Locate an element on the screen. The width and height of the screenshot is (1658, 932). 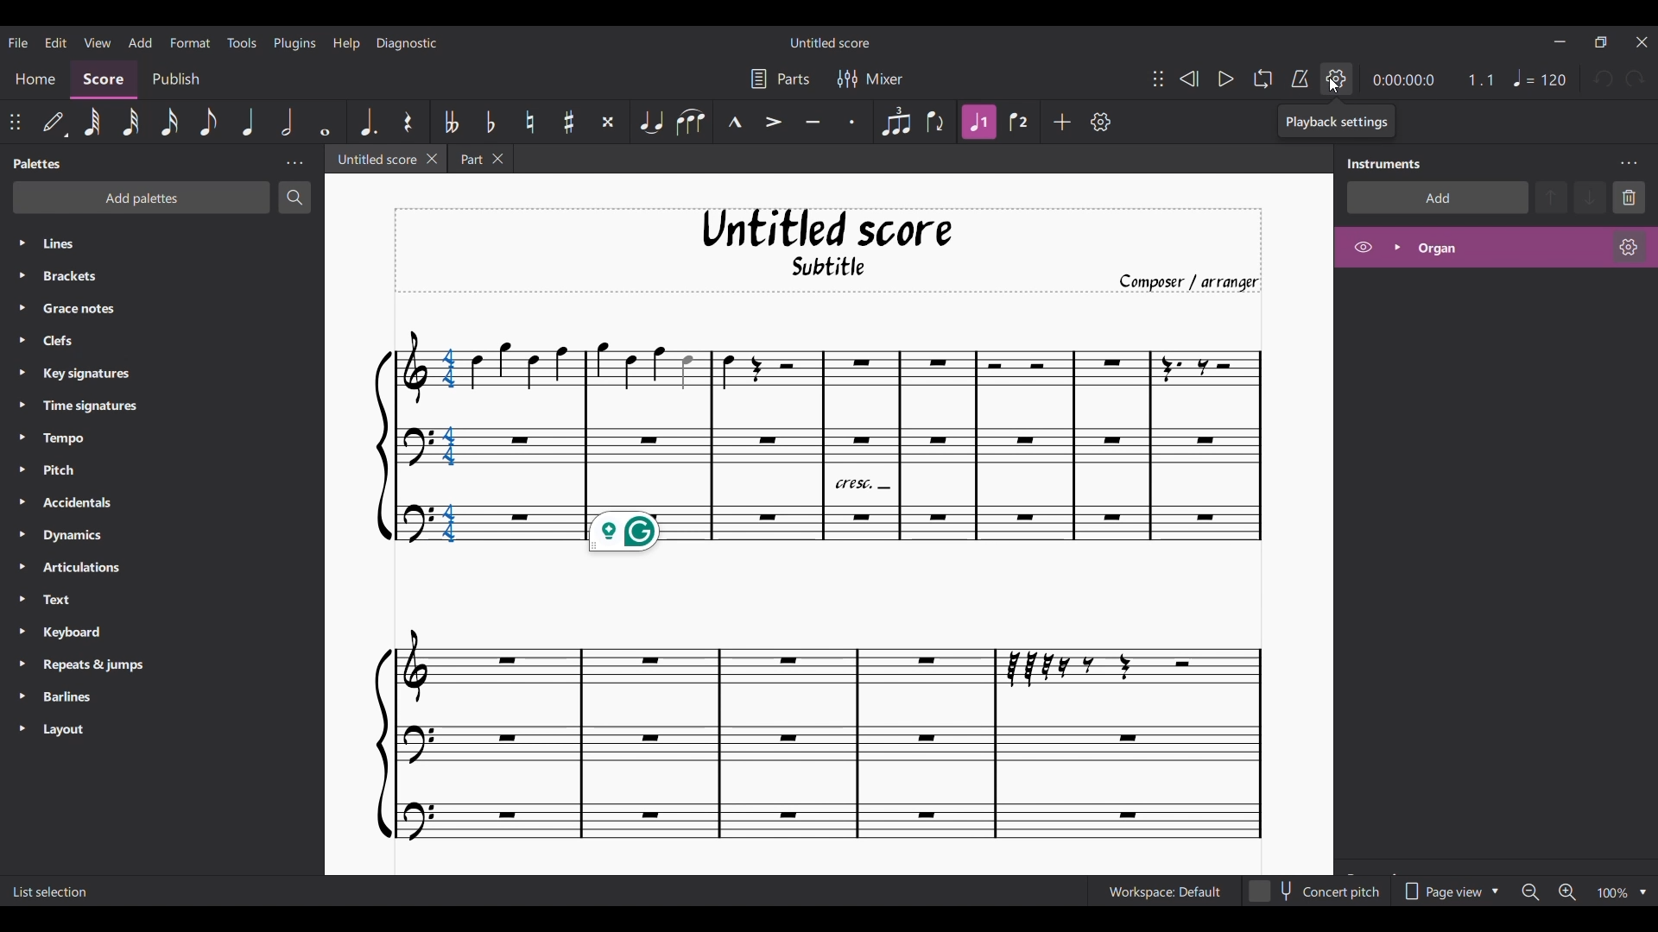
Slur is located at coordinates (691, 123).